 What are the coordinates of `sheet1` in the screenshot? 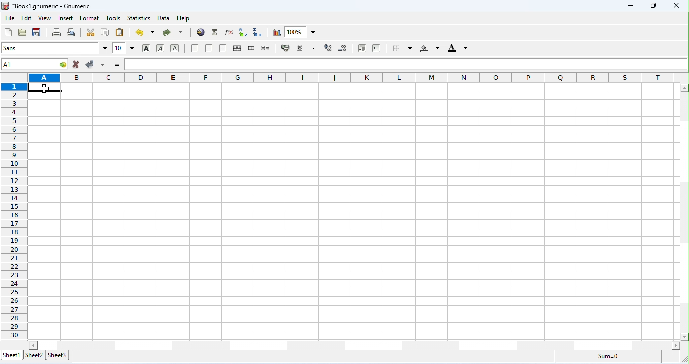 It's located at (12, 354).